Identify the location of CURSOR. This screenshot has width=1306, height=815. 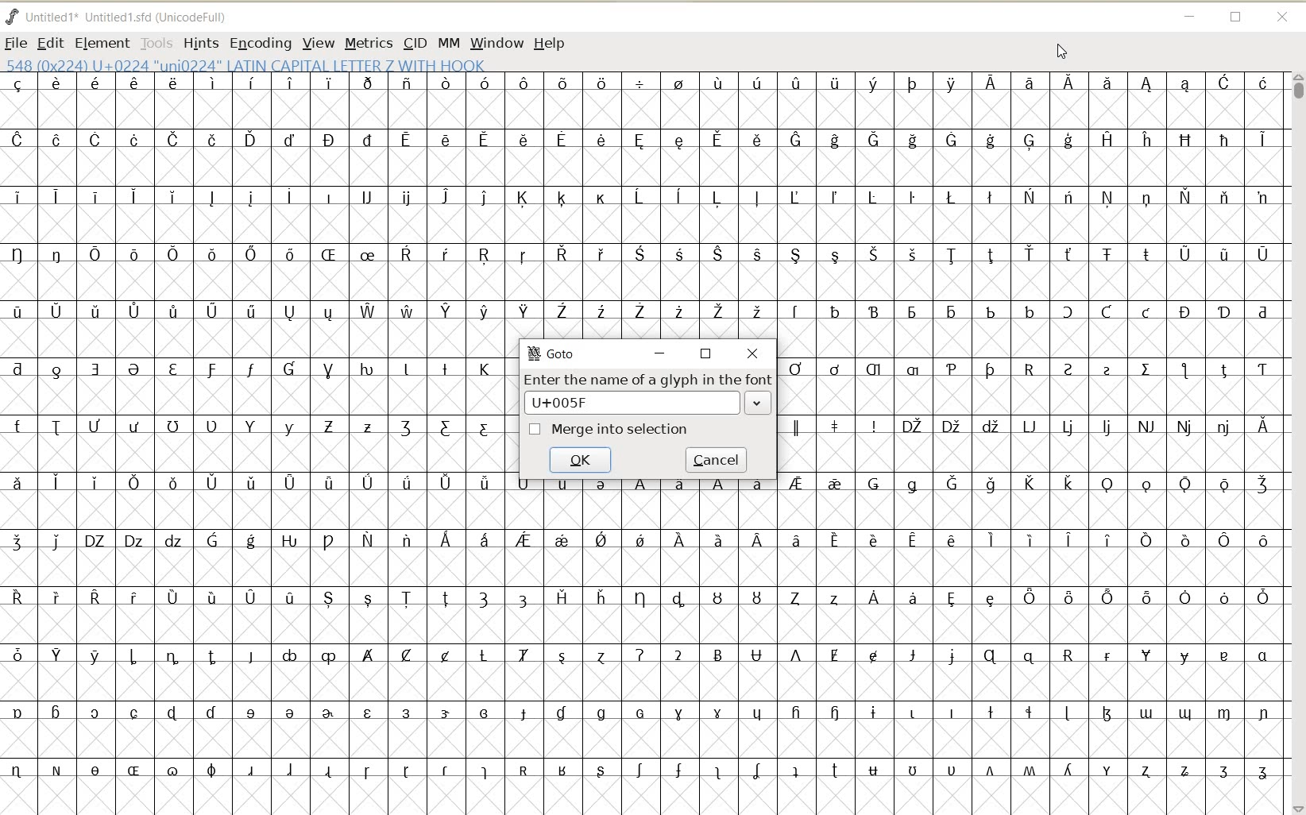
(1060, 50).